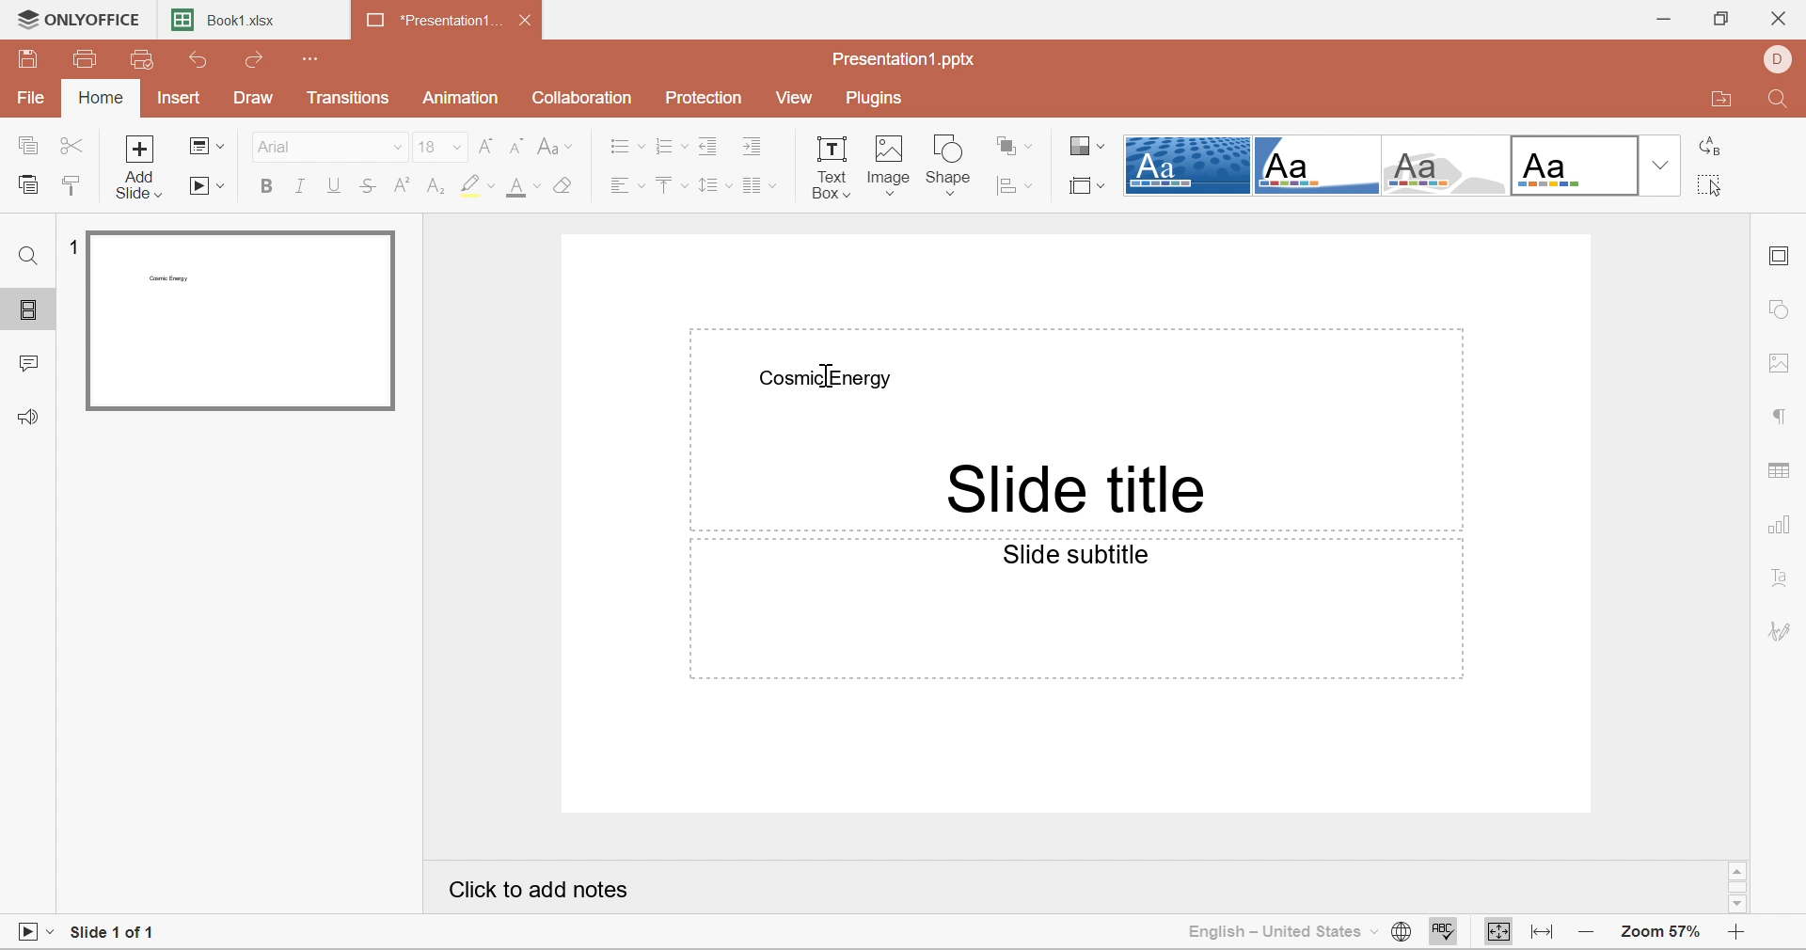 Image resolution: width=1806 pixels, height=950 pixels. I want to click on Arrange shapes, so click(1014, 145).